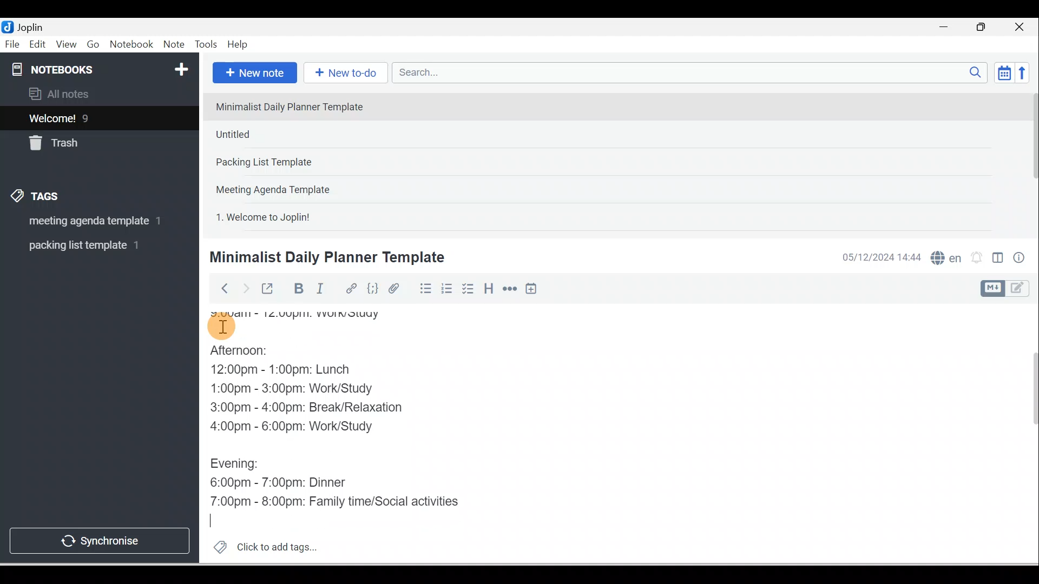  I want to click on Attach file, so click(397, 288).